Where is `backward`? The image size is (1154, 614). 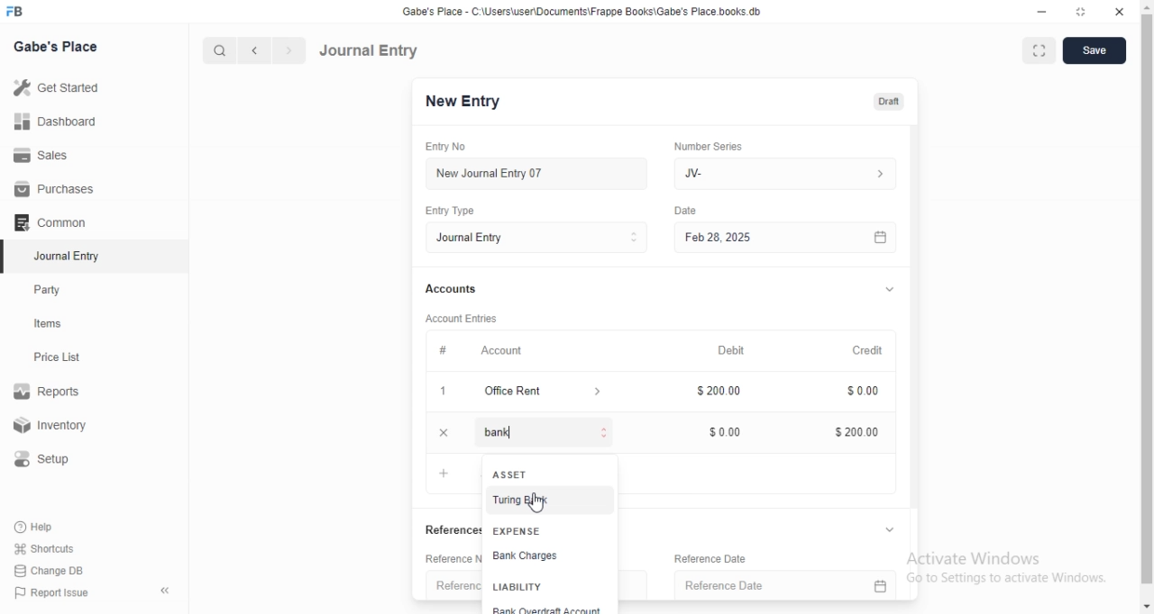 backward is located at coordinates (253, 50).